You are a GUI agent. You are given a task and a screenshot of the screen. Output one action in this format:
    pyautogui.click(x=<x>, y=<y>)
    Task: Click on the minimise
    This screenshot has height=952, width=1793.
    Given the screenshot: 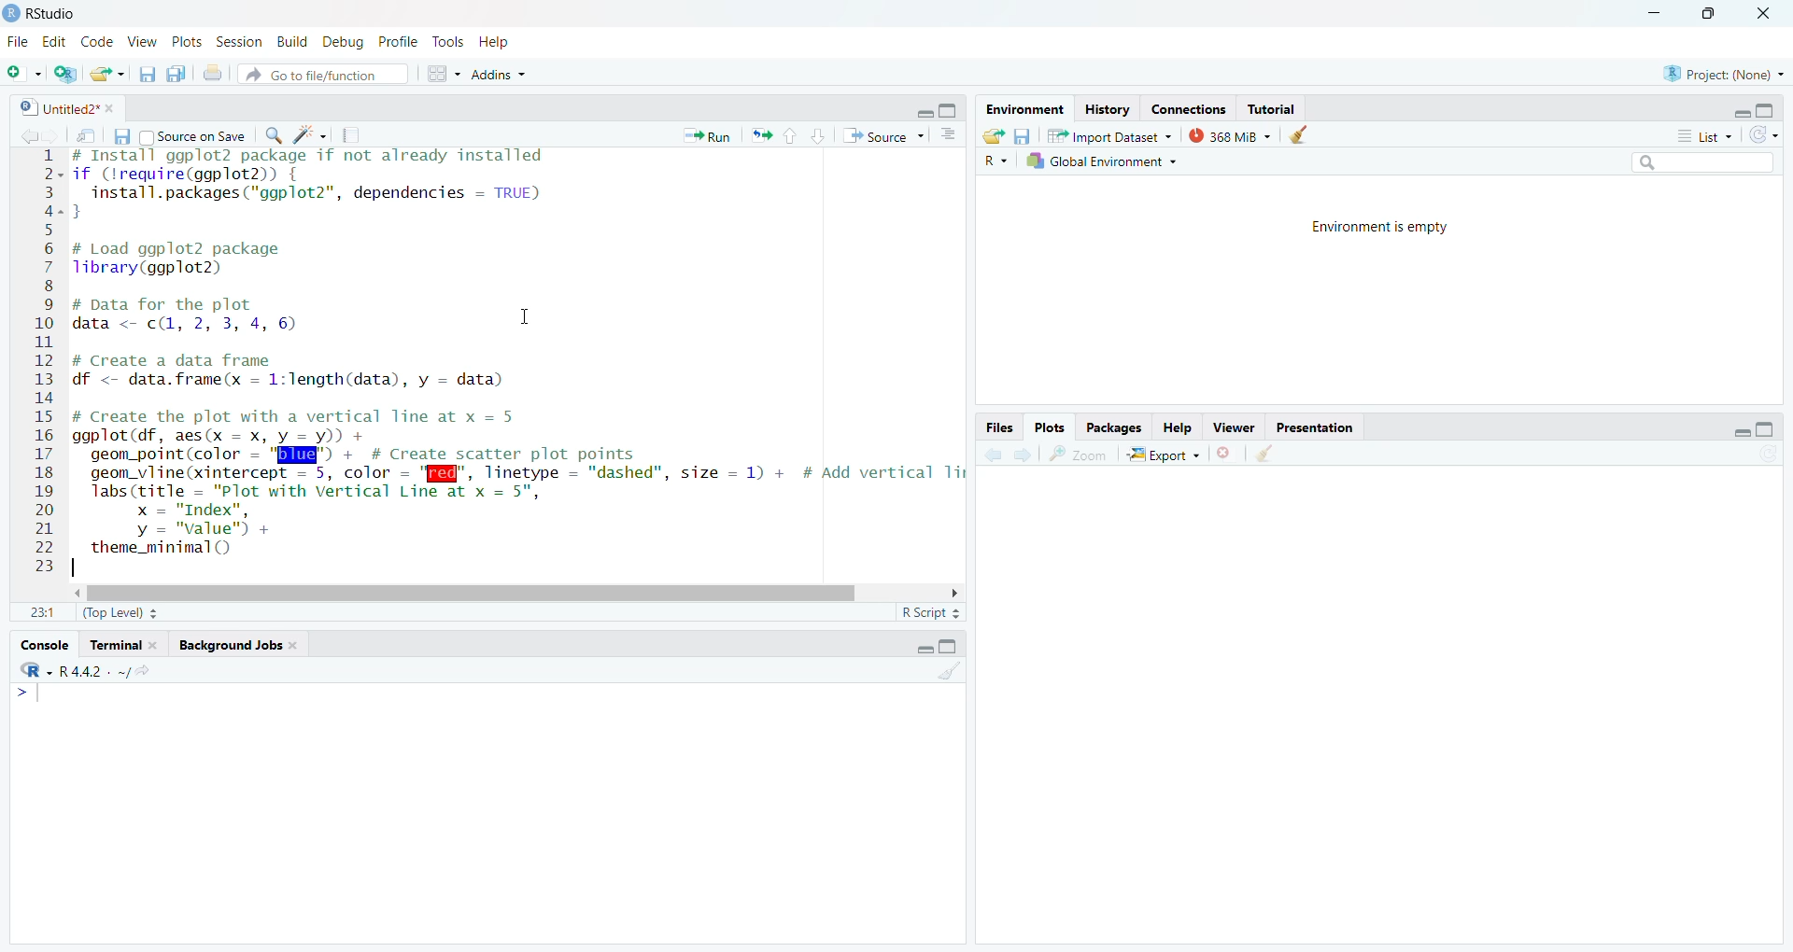 What is the action you would take?
    pyautogui.click(x=919, y=112)
    